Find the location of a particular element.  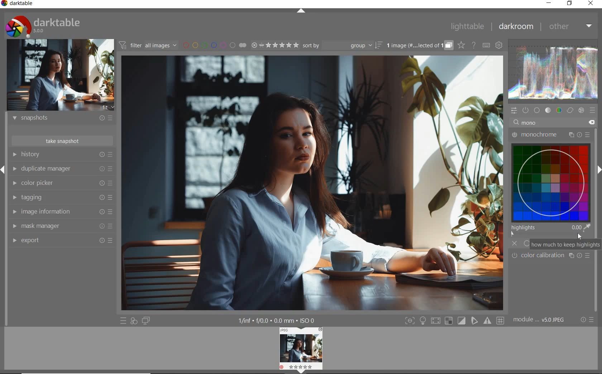

close is located at coordinates (591, 3).